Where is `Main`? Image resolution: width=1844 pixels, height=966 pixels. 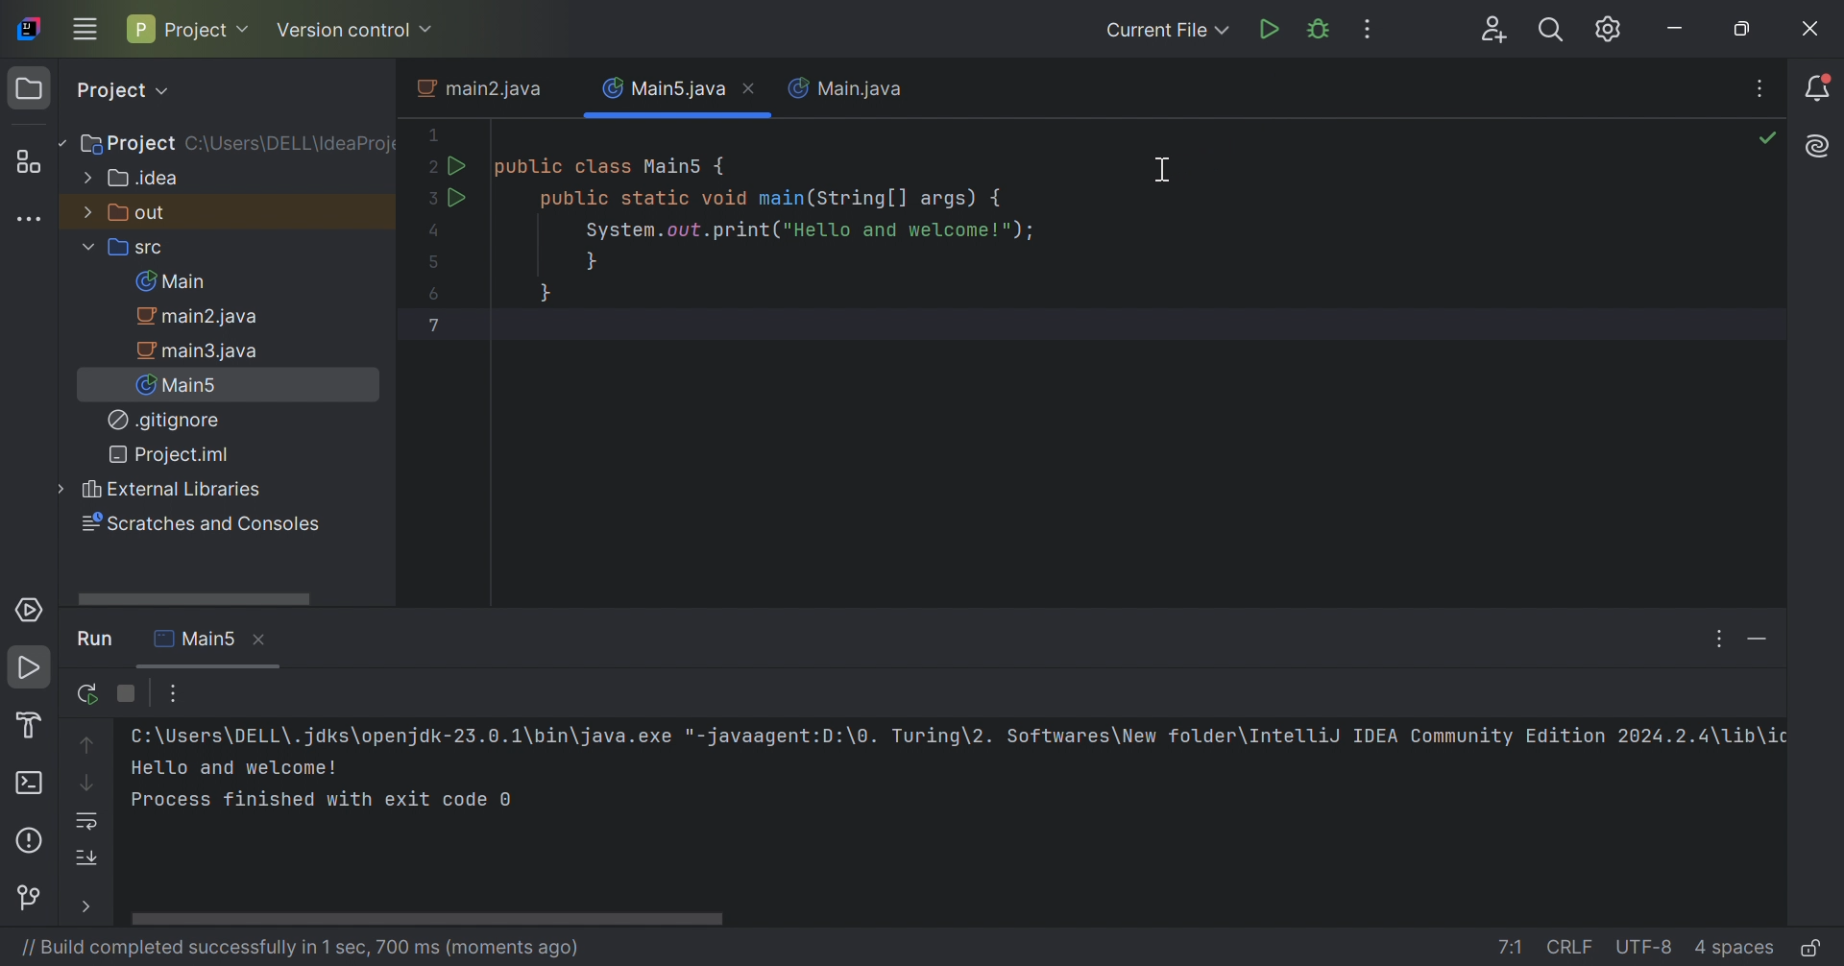
Main is located at coordinates (170, 283).